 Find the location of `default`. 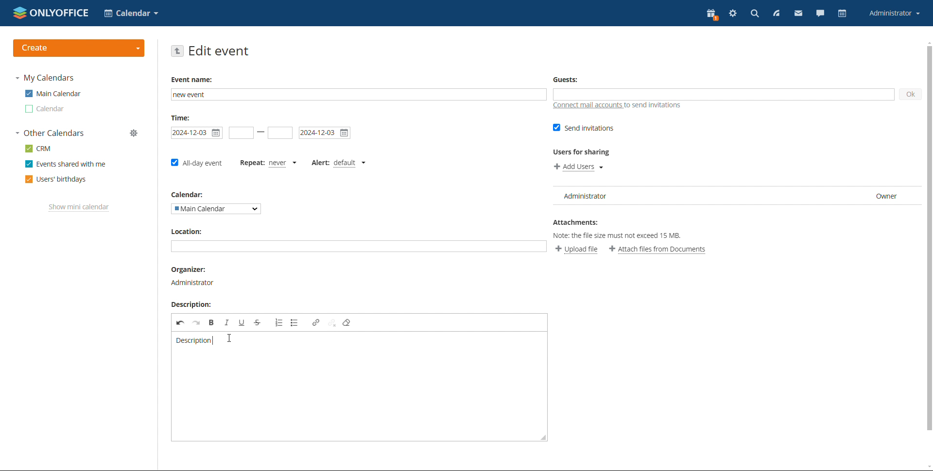

default is located at coordinates (350, 163).